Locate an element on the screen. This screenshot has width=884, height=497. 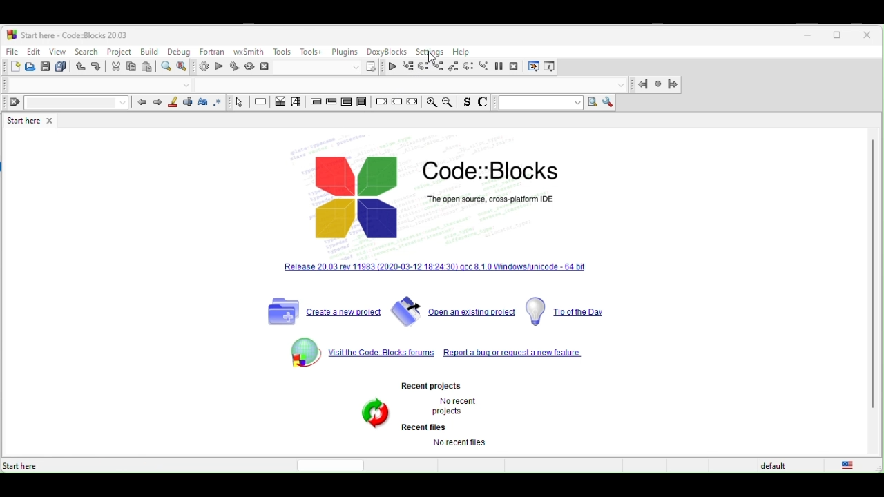
next line is located at coordinates (425, 68).